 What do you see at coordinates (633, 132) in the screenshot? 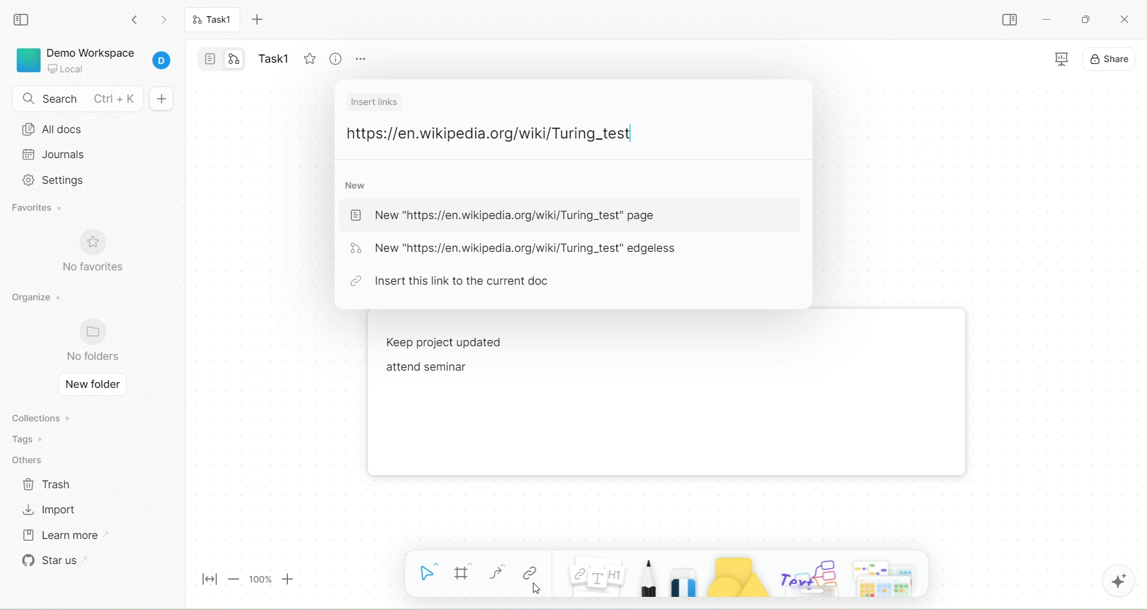
I see `cursor` at bounding box center [633, 132].